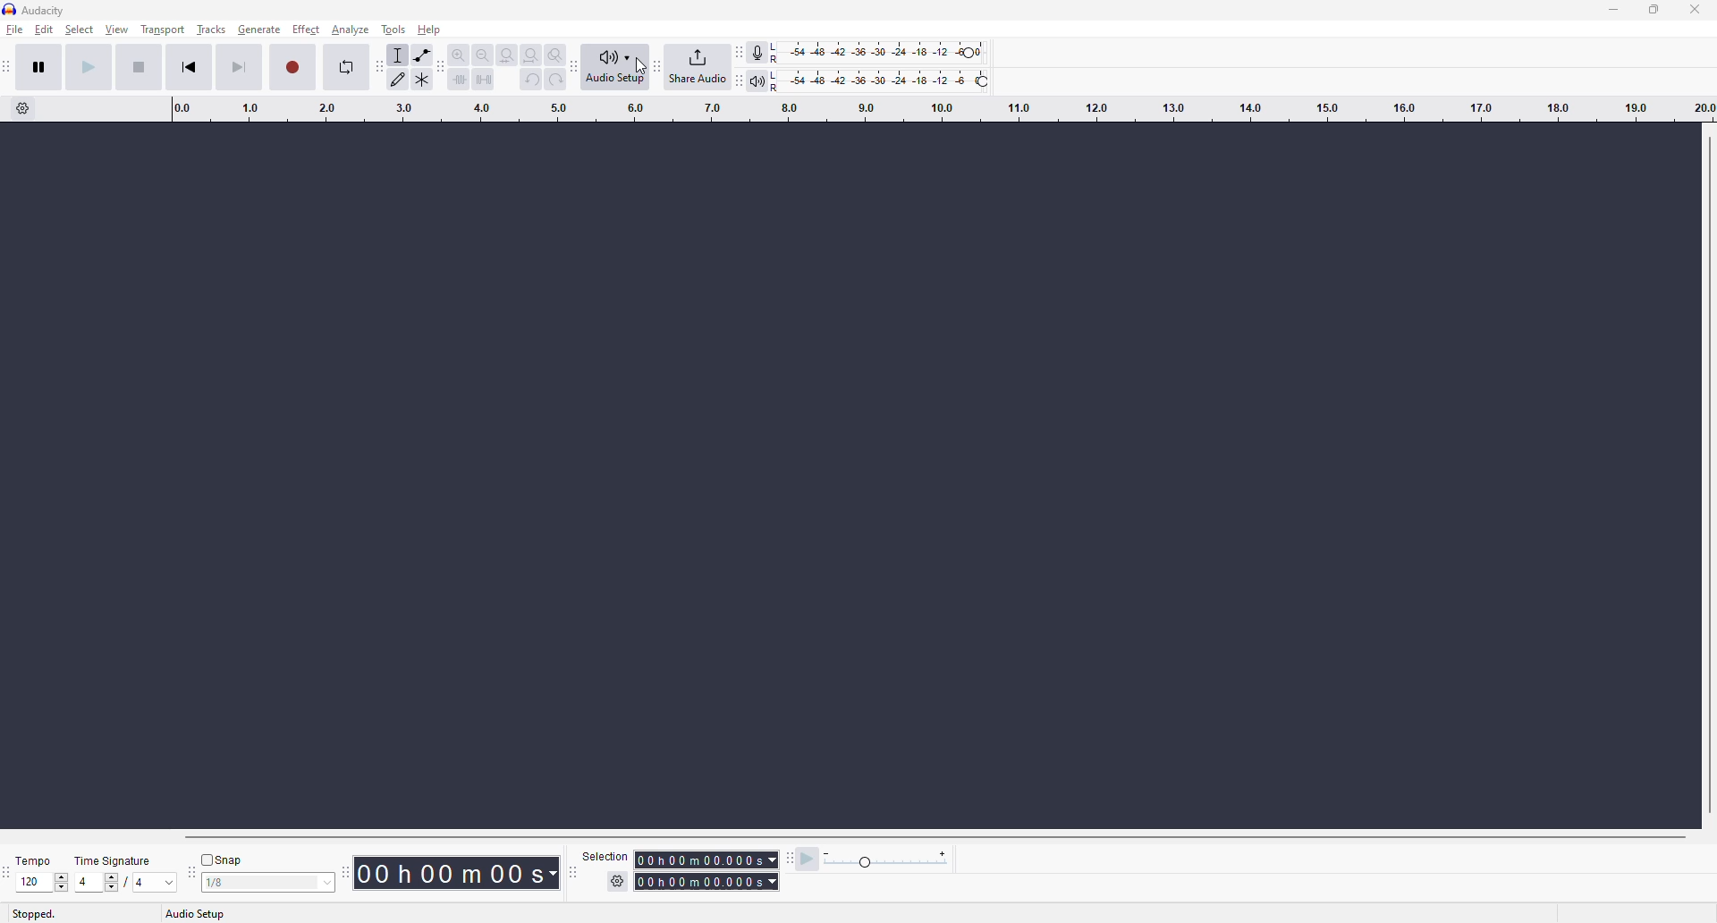 The height and width of the screenshot is (923, 1717). I want to click on timeline options, so click(21, 110).